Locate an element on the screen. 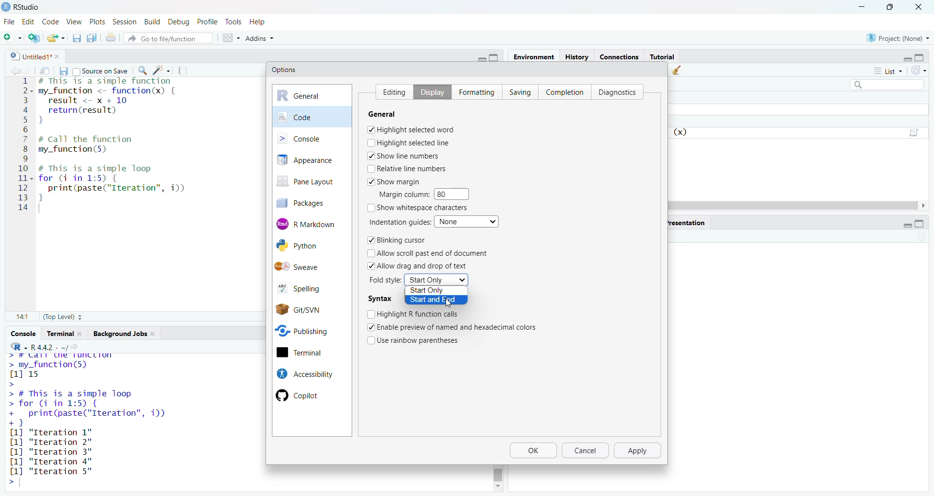 This screenshot has width=934, height=496. scrollbar is located at coordinates (499, 473).